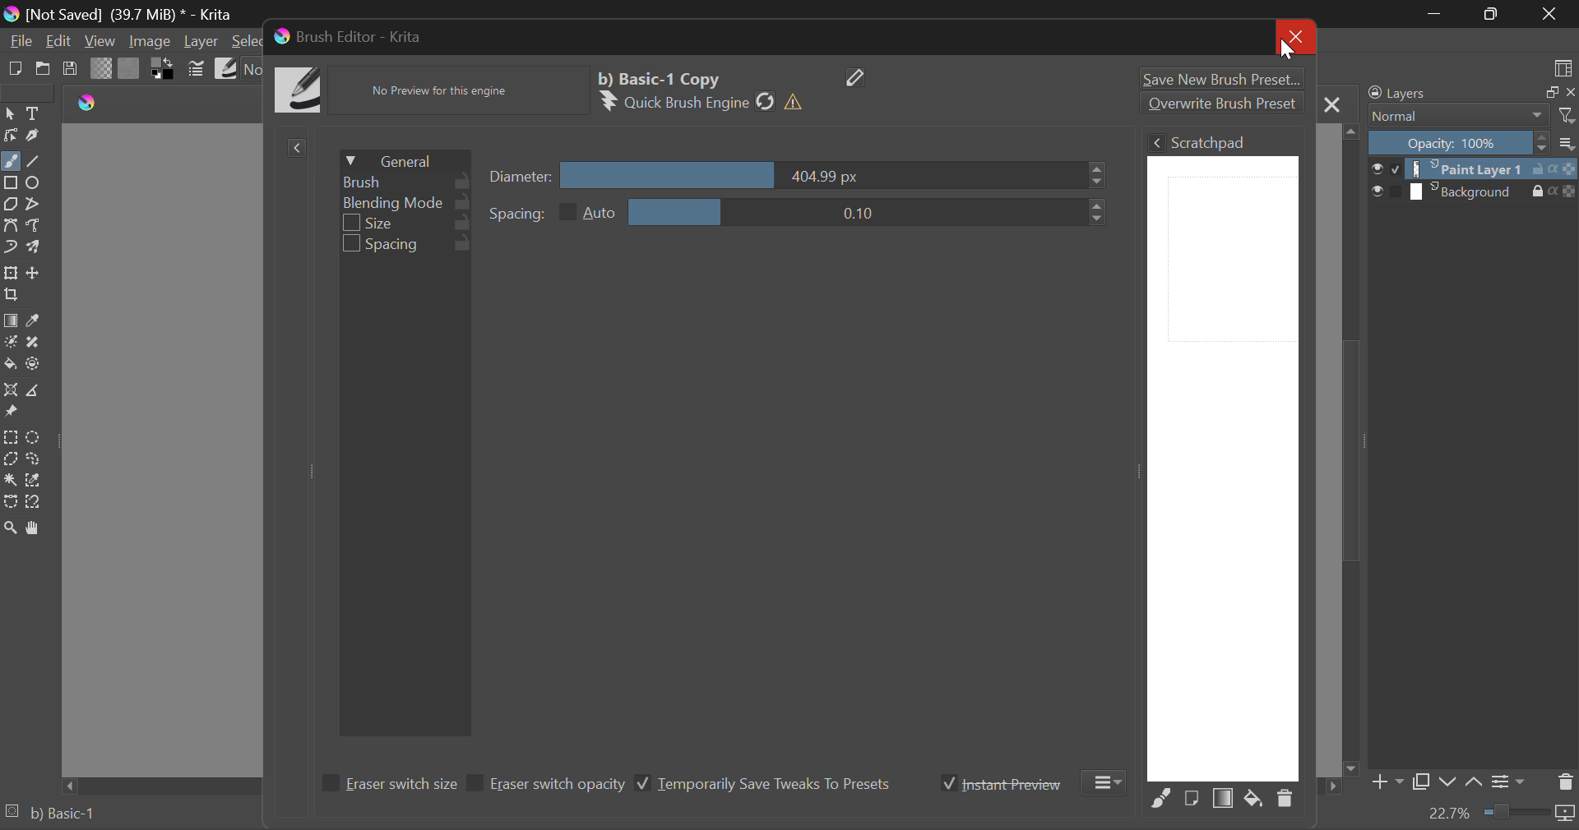  I want to click on Save New Brush preset, so click(1219, 76).